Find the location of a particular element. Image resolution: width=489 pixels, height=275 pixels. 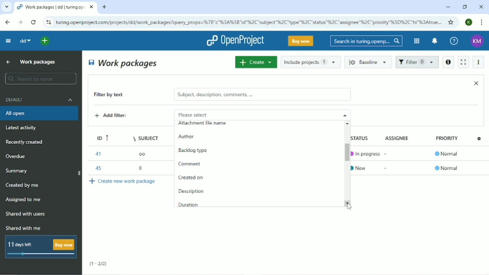

dd is located at coordinates (25, 41).